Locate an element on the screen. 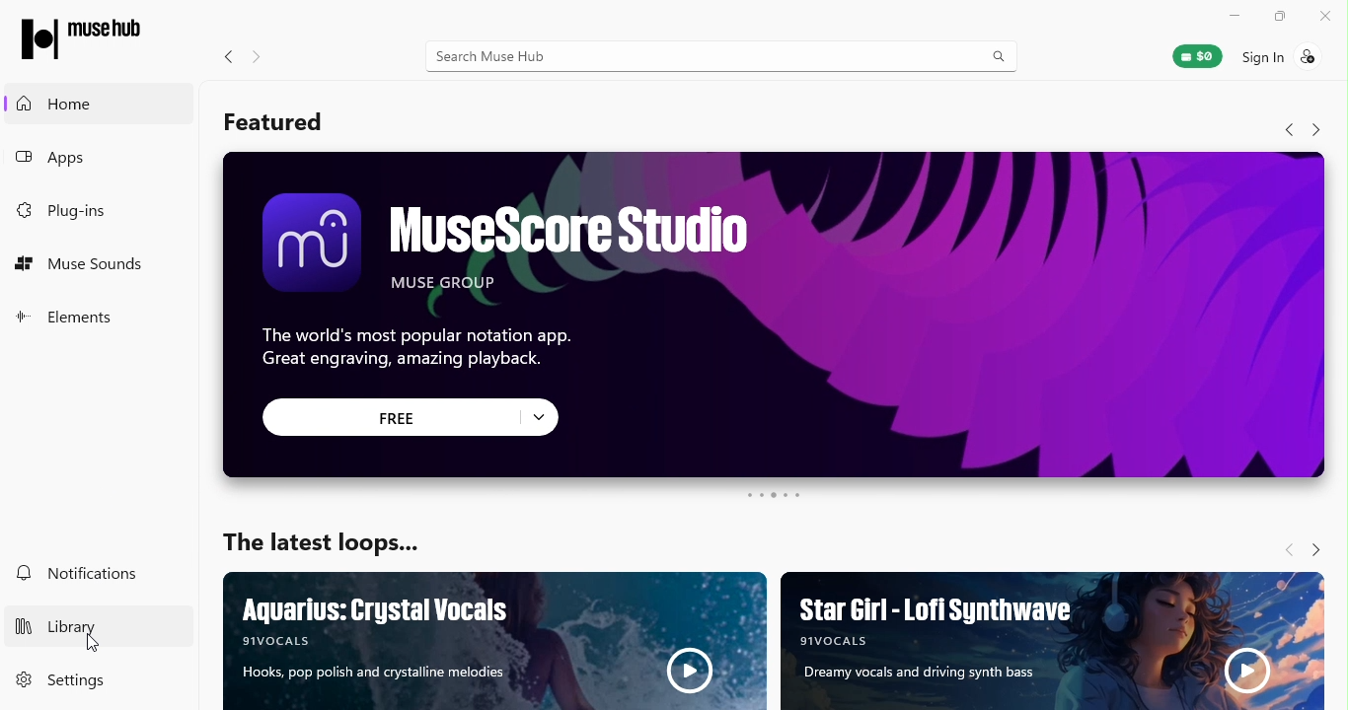 This screenshot has width=1348, height=710. Settings is located at coordinates (62, 683).